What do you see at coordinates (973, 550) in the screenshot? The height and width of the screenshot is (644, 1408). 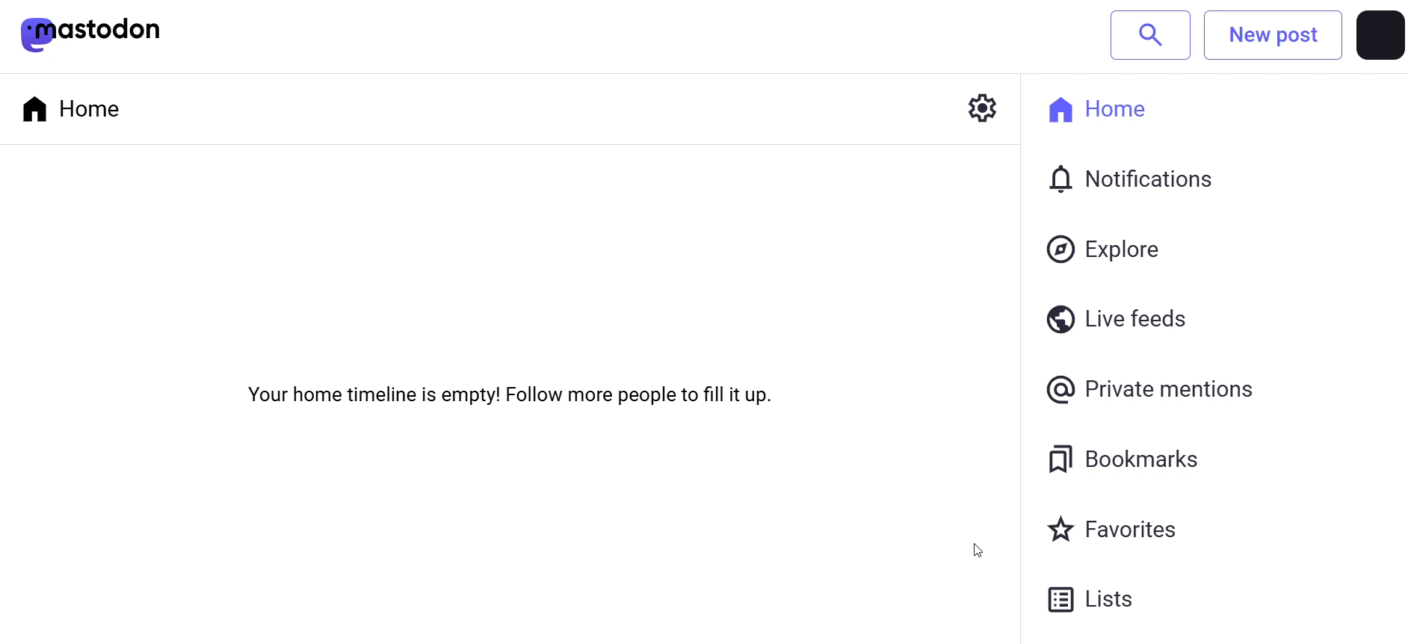 I see `cursor` at bounding box center [973, 550].